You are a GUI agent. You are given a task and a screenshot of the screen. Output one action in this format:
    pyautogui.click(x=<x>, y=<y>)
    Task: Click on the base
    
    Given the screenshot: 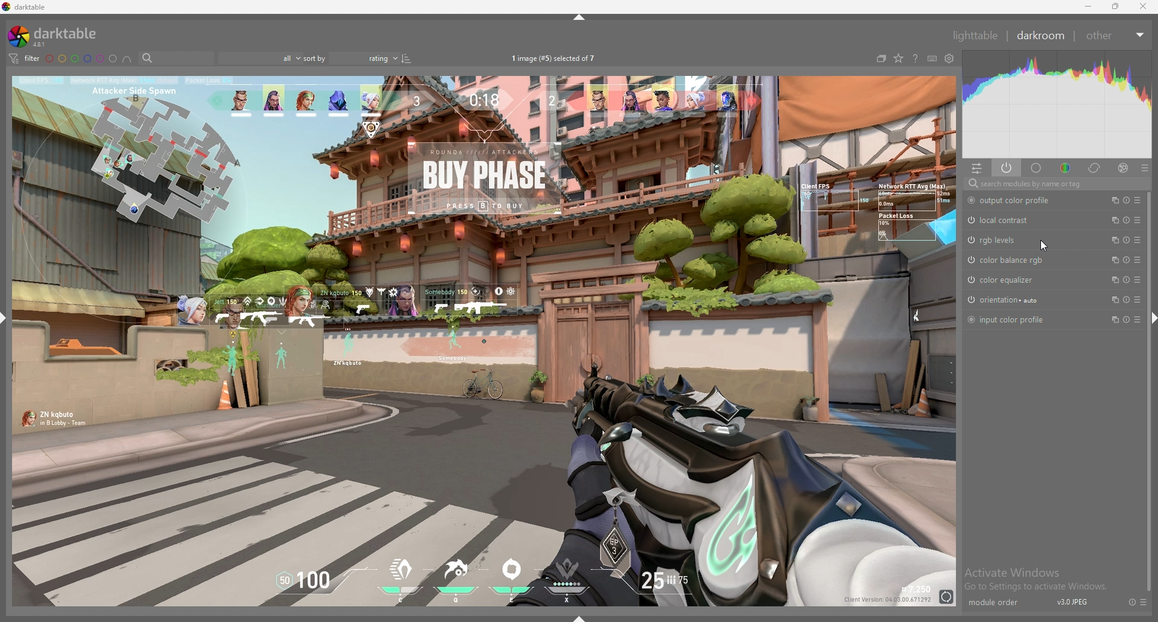 What is the action you would take?
    pyautogui.click(x=1037, y=168)
    